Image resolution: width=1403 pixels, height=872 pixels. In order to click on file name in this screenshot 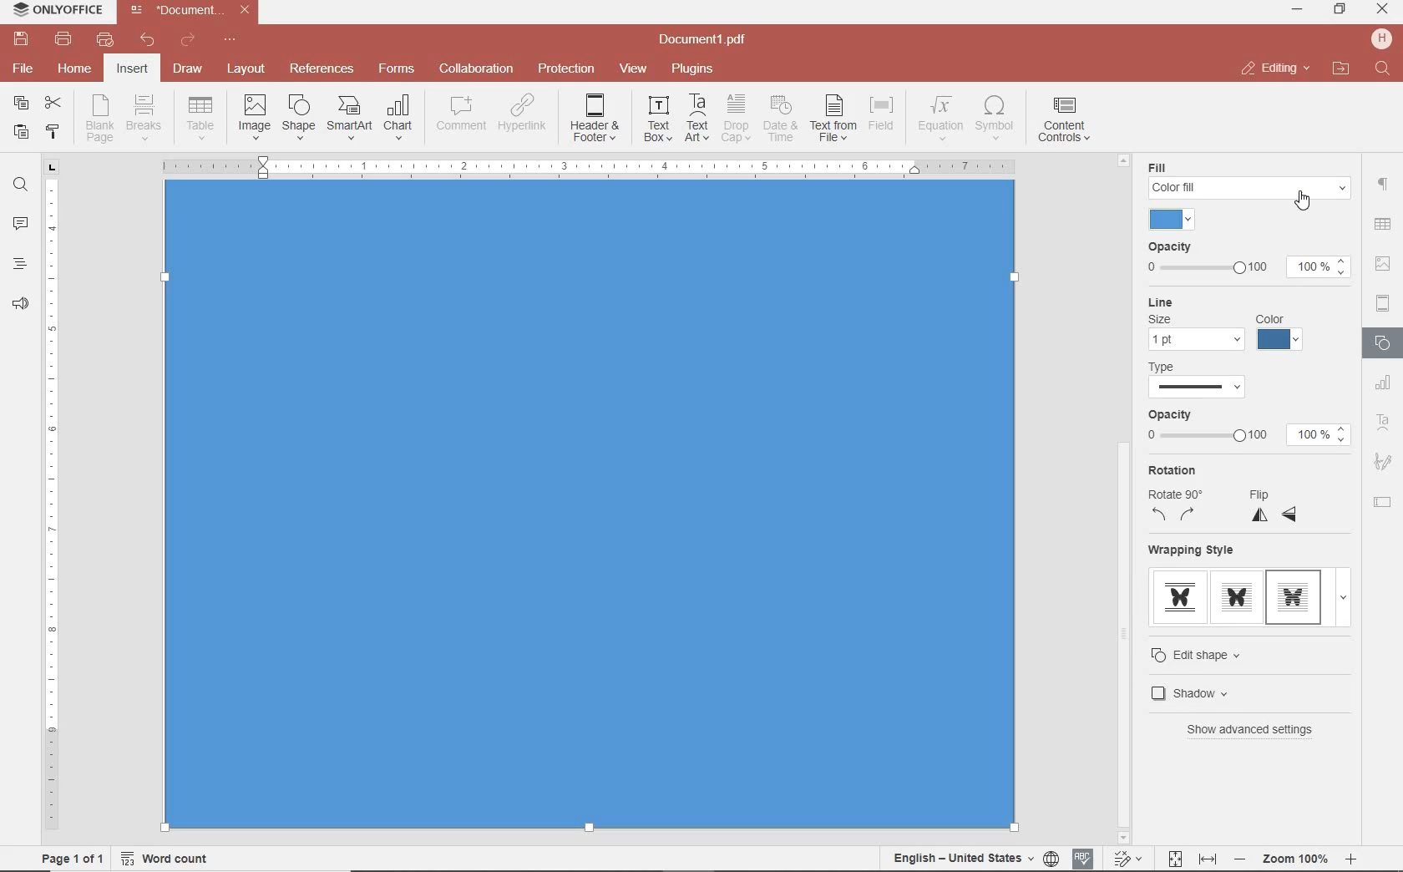, I will do `click(707, 40)`.